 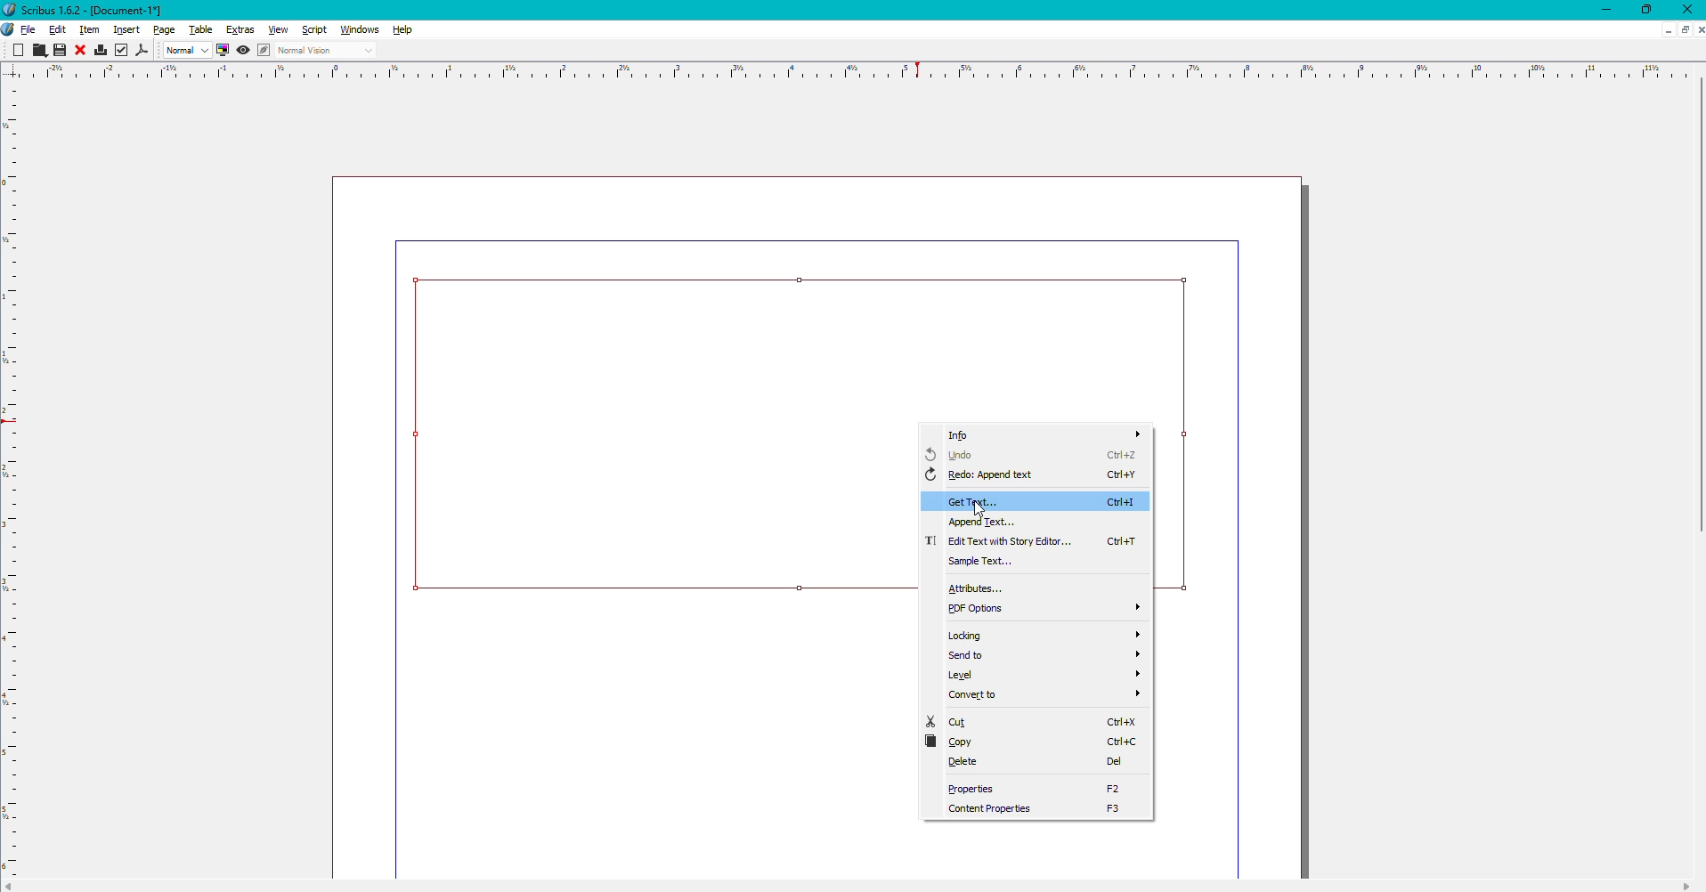 What do you see at coordinates (1044, 610) in the screenshot?
I see `PDF Options` at bounding box center [1044, 610].